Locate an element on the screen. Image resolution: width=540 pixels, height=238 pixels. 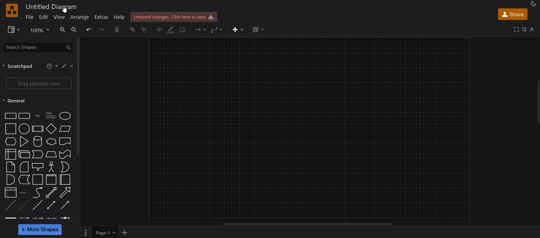
collapse/expand is located at coordinates (532, 30).